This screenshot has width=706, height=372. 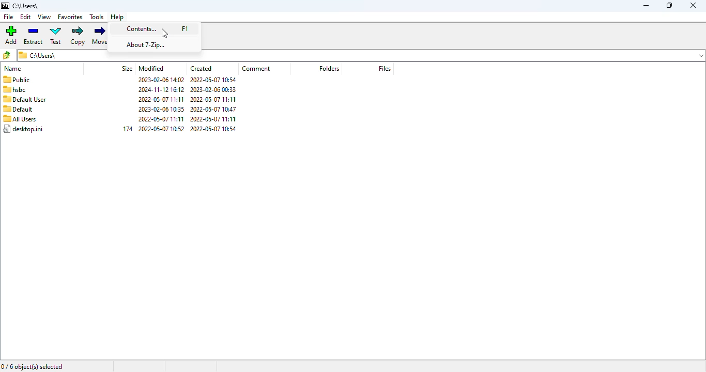 I want to click on created, so click(x=201, y=68).